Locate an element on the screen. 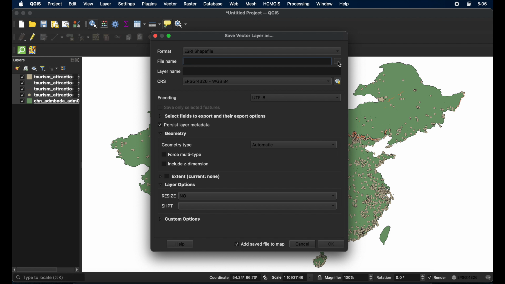  untitled project - QGIS is located at coordinates (253, 13).